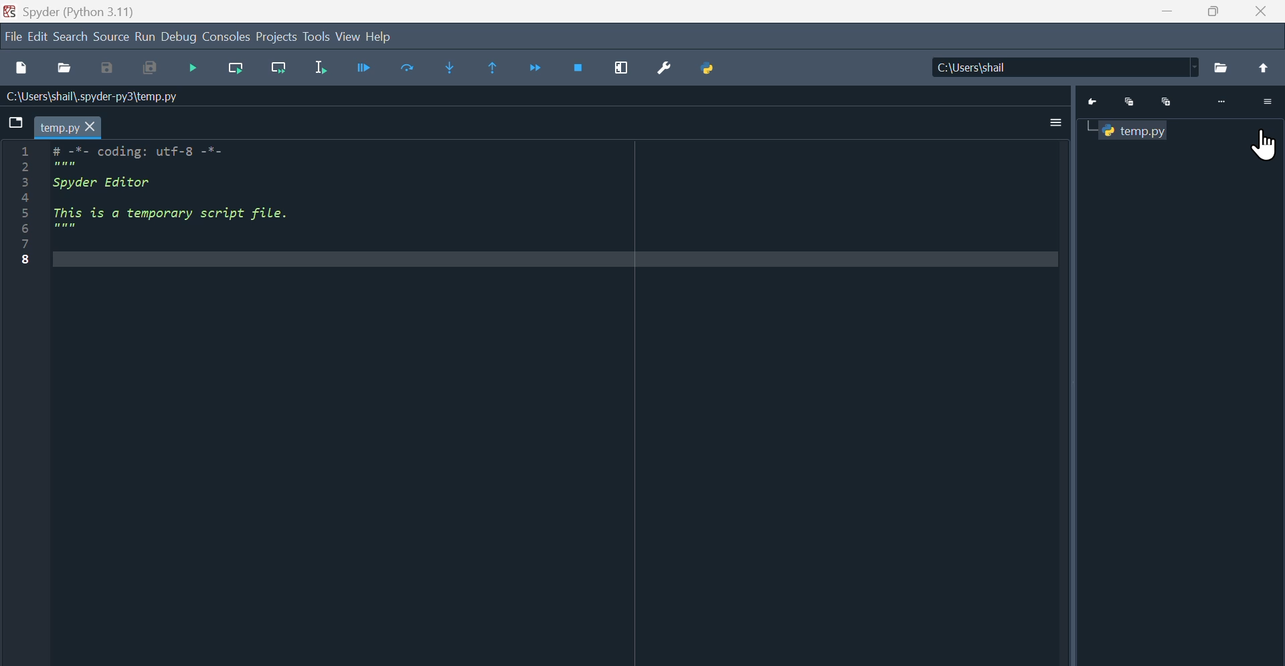 This screenshot has width=1285, height=666. Describe the element at coordinates (79, 13) in the screenshot. I see `Spyder (Python 3.11)` at that location.